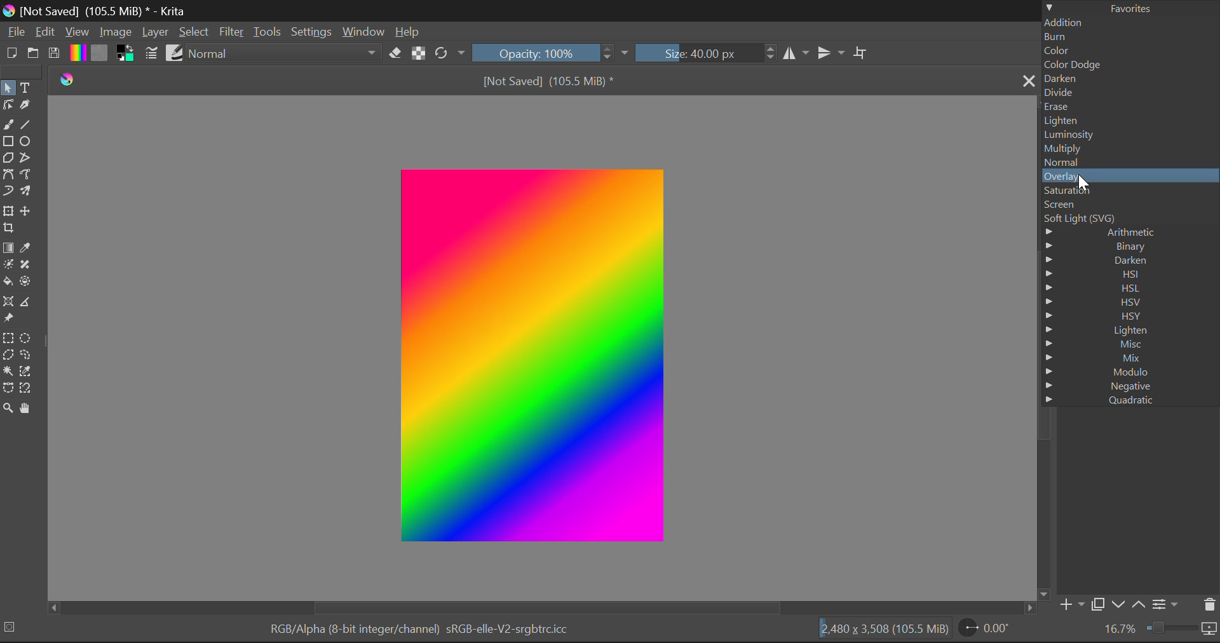 This screenshot has height=643, width=1220. Describe the element at coordinates (419, 55) in the screenshot. I see `Lock Alpha` at that location.